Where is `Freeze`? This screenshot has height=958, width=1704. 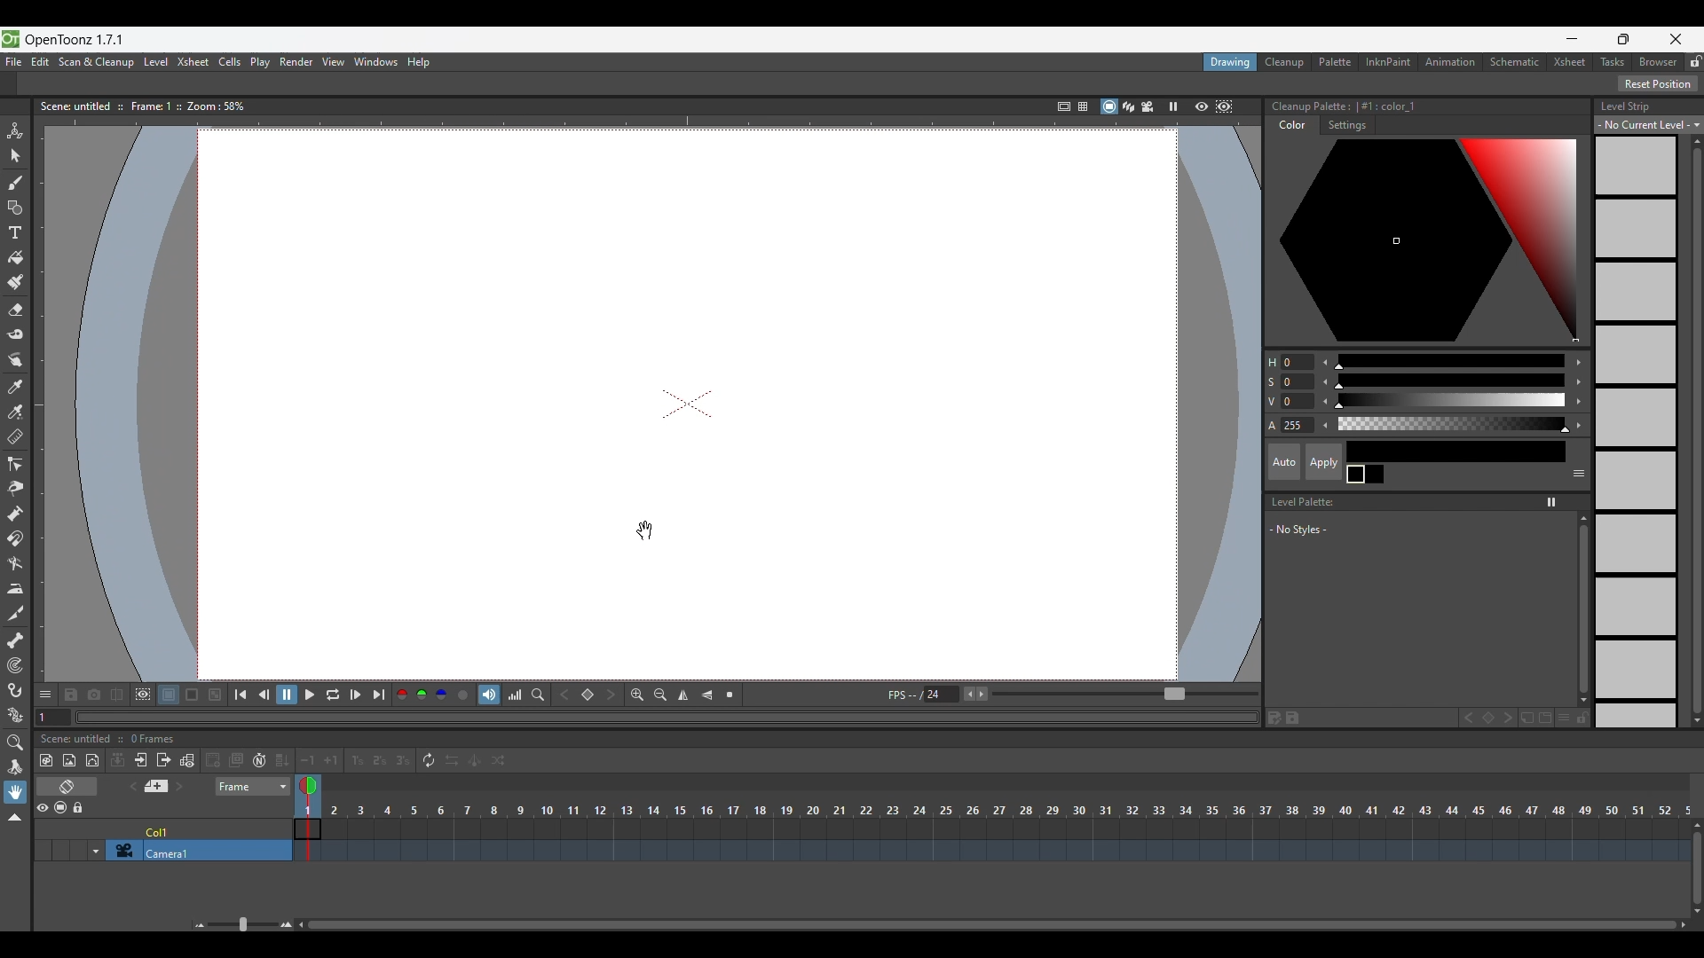 Freeze is located at coordinates (1552, 502).